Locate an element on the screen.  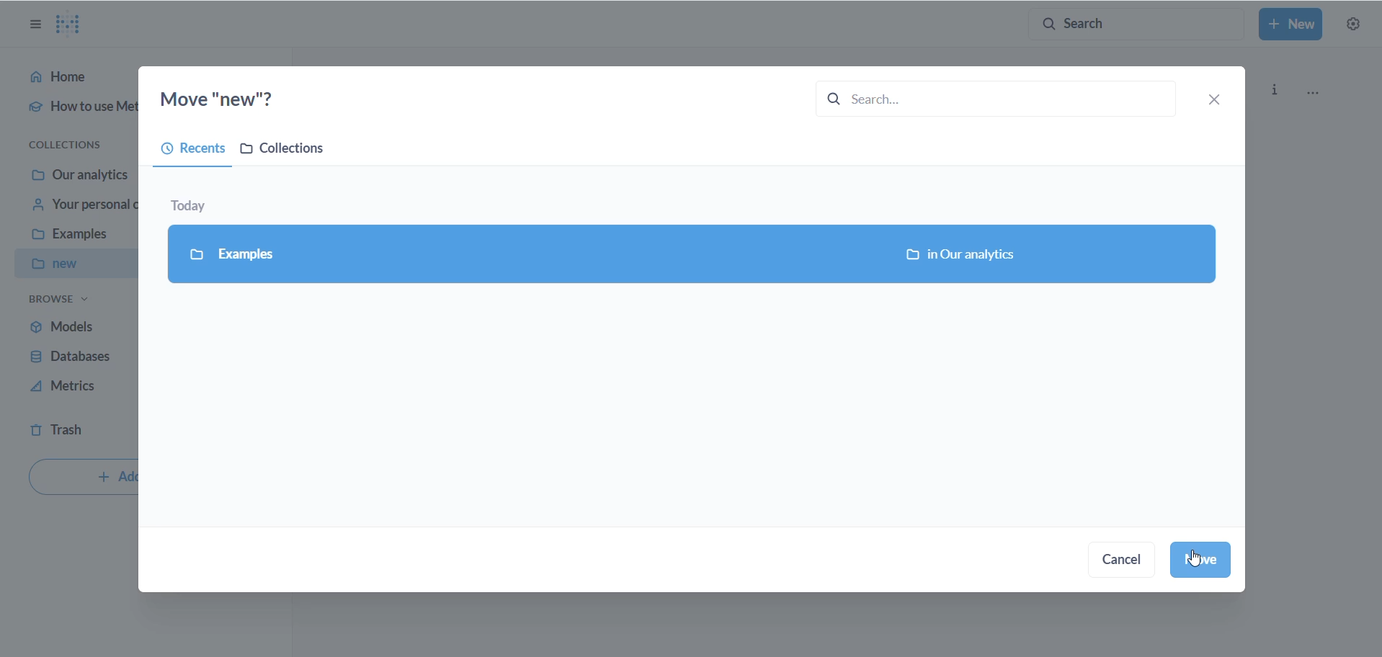
CURSOR is located at coordinates (1201, 560).